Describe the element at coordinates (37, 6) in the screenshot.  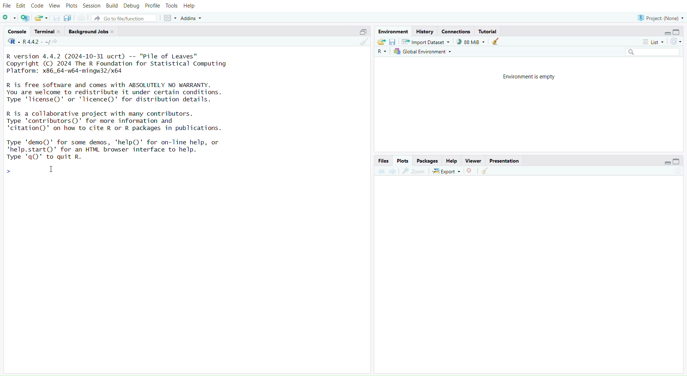
I see `code` at that location.